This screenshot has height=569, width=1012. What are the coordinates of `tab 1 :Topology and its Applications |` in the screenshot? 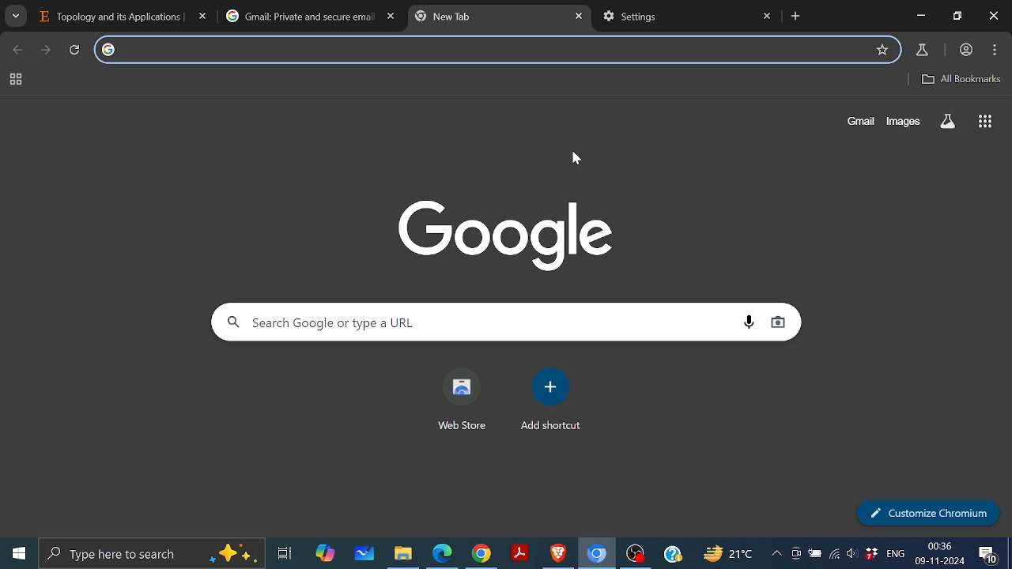 It's located at (109, 16).